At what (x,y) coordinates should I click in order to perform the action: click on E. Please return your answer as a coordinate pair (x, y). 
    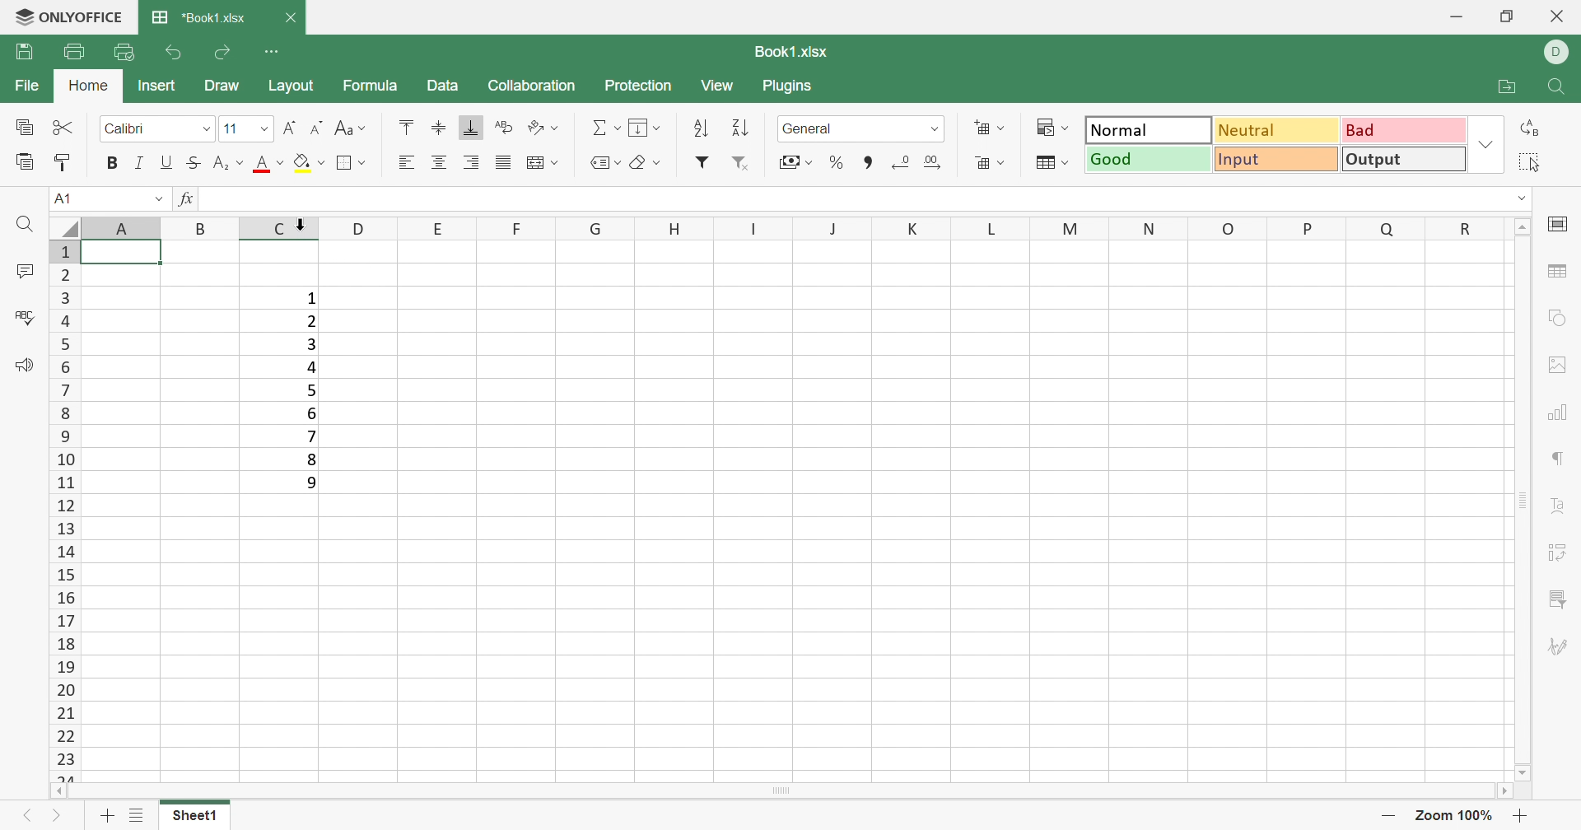
    Looking at the image, I should click on (435, 229).